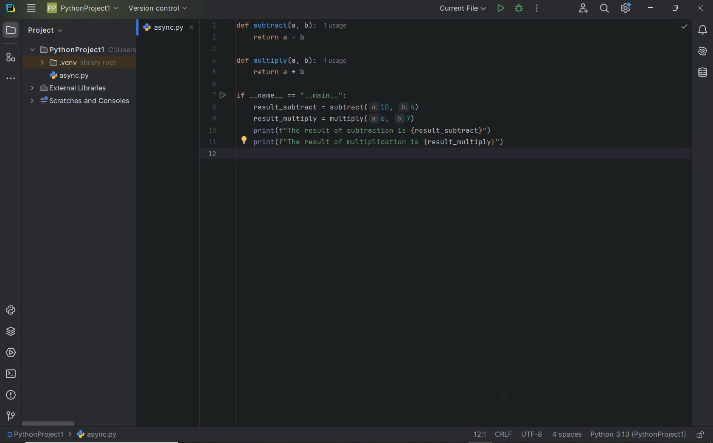 The image size is (713, 443). I want to click on file name, so click(69, 75).